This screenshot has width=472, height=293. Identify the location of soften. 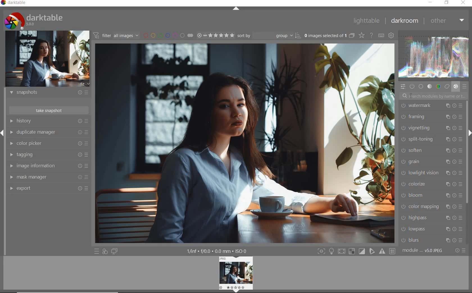
(431, 151).